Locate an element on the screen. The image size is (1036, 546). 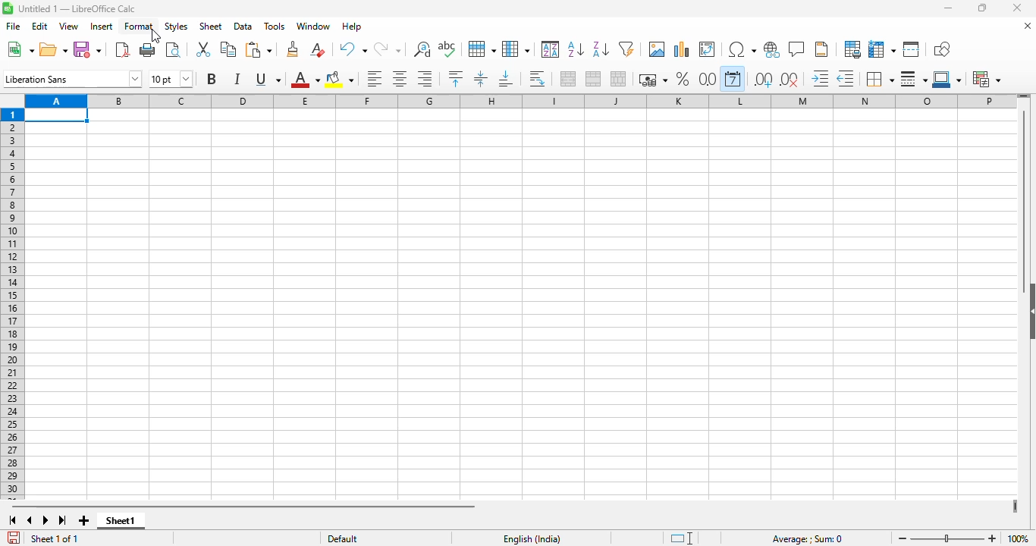
columns is located at coordinates (520, 101).